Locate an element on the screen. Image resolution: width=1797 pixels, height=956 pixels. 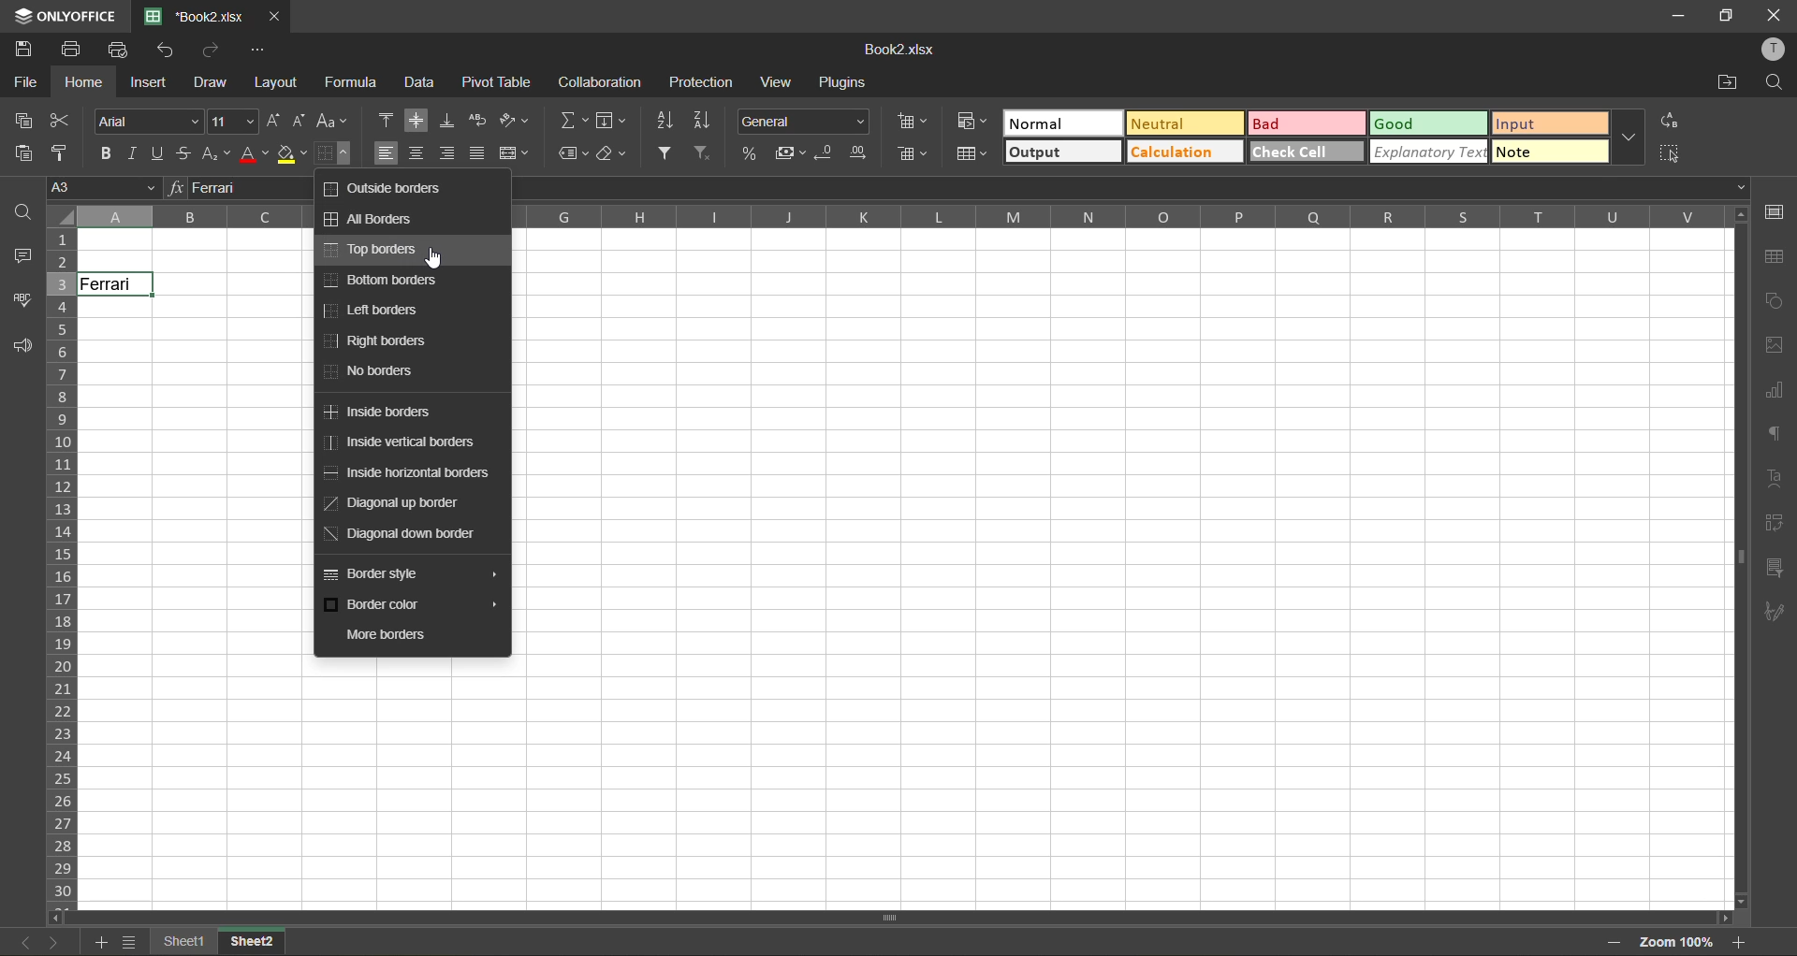
font color is located at coordinates (254, 152).